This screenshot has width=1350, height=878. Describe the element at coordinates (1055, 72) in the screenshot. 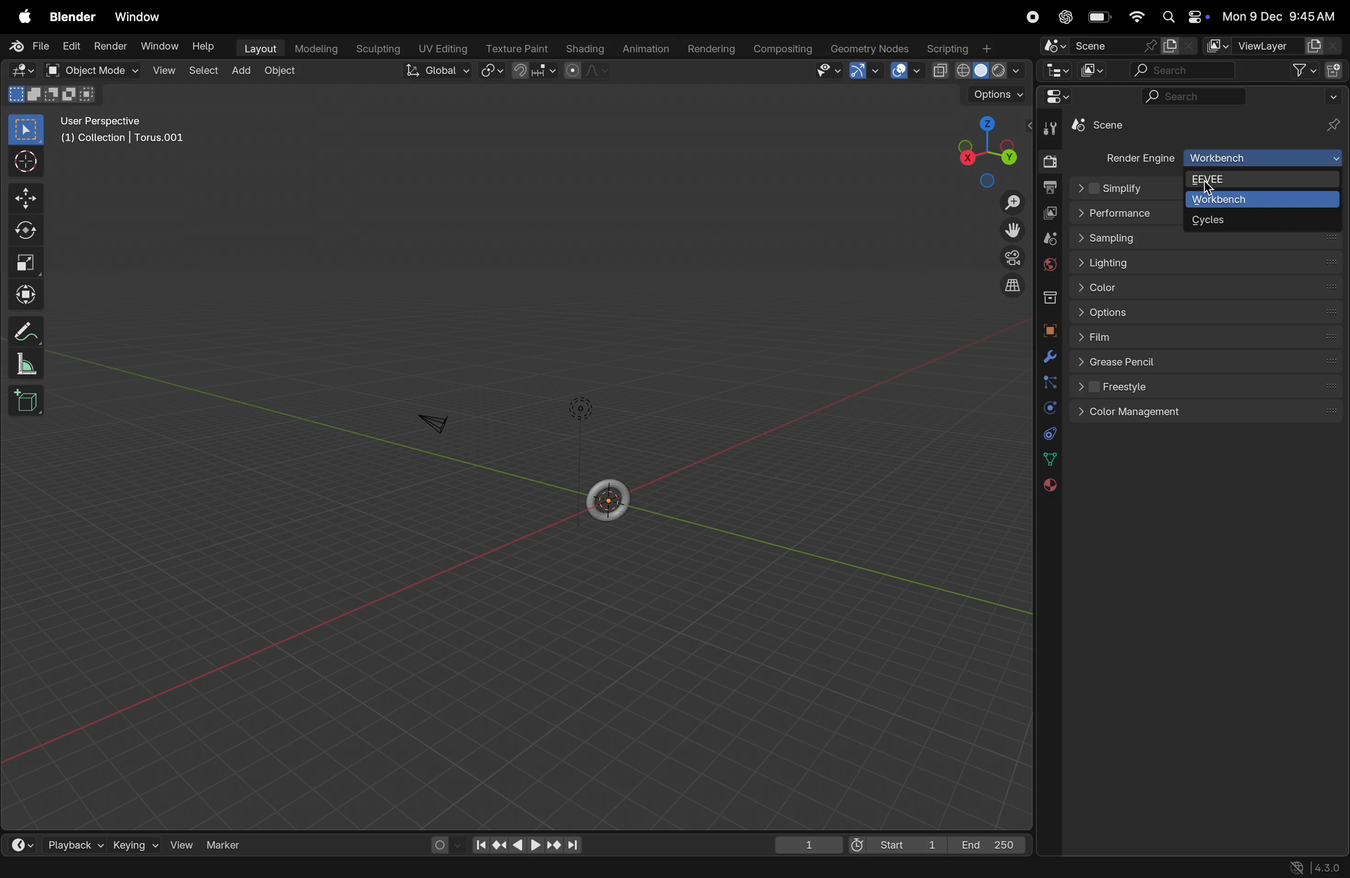

I see `Editor type` at that location.